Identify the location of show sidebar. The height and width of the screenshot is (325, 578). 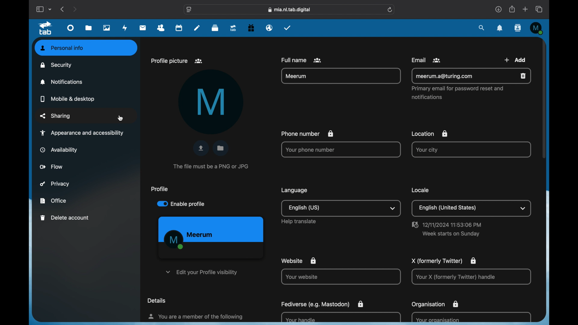
(39, 9).